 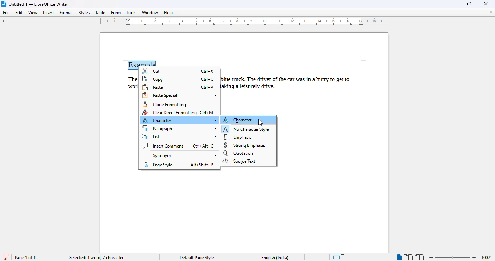 What do you see at coordinates (48, 13) in the screenshot?
I see `insert` at bounding box center [48, 13].